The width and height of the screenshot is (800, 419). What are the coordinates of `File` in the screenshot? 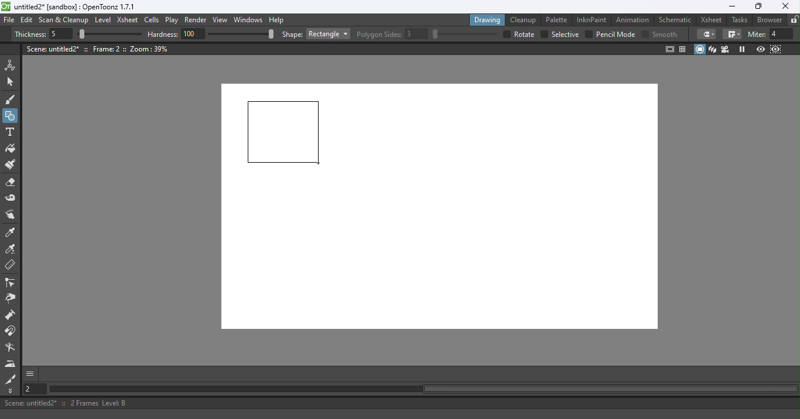 It's located at (9, 20).